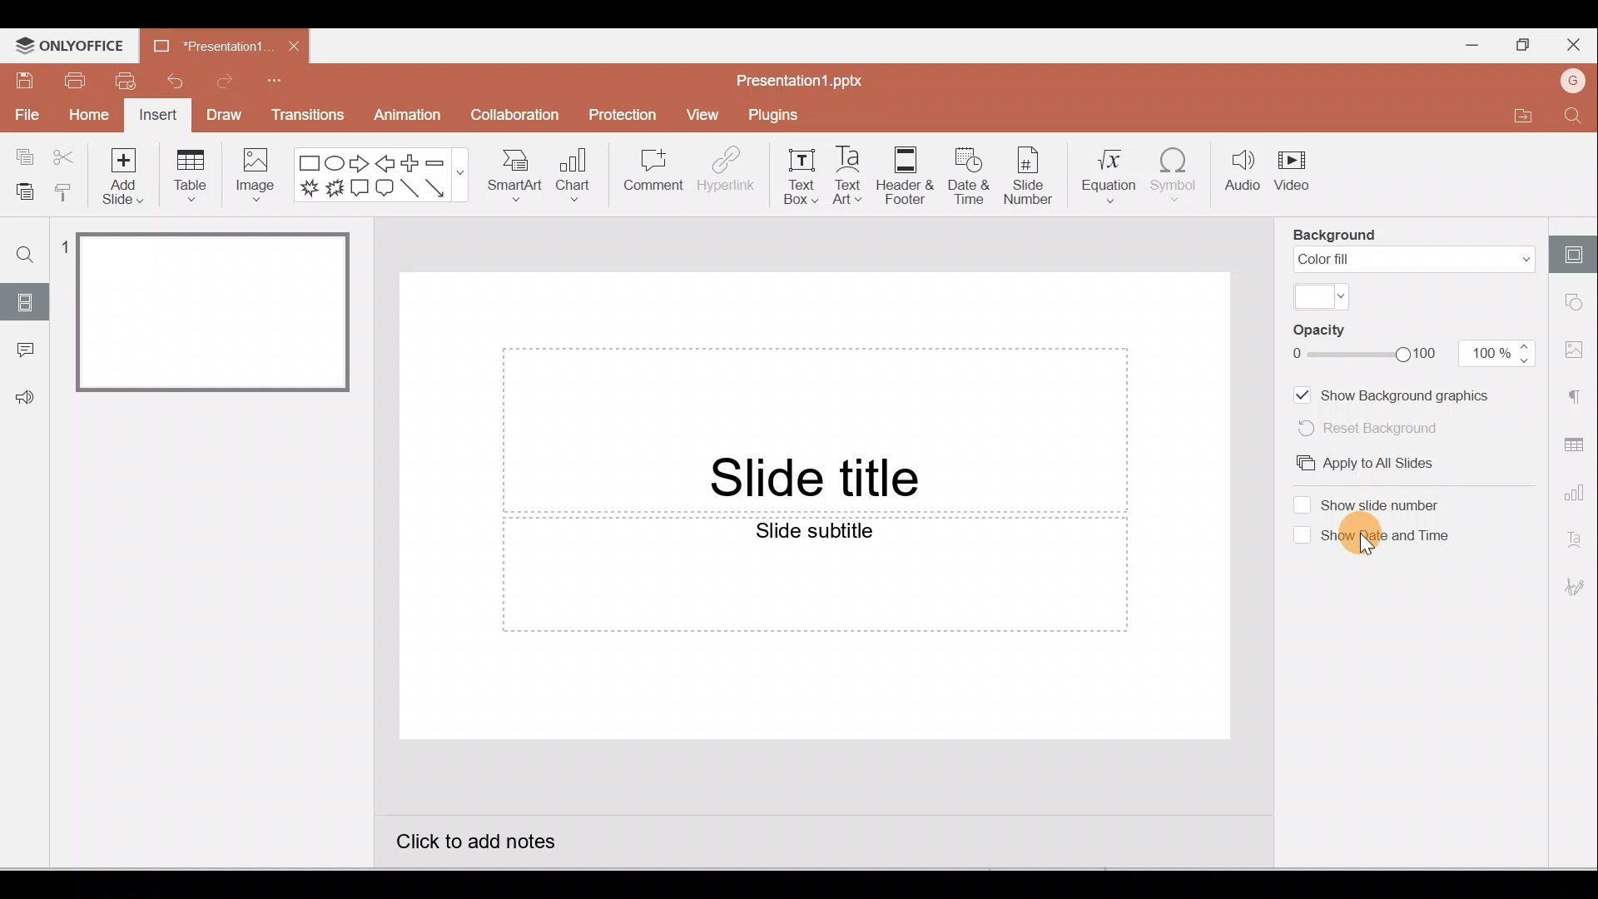 The width and height of the screenshot is (1598, 899). I want to click on Cut, so click(65, 156).